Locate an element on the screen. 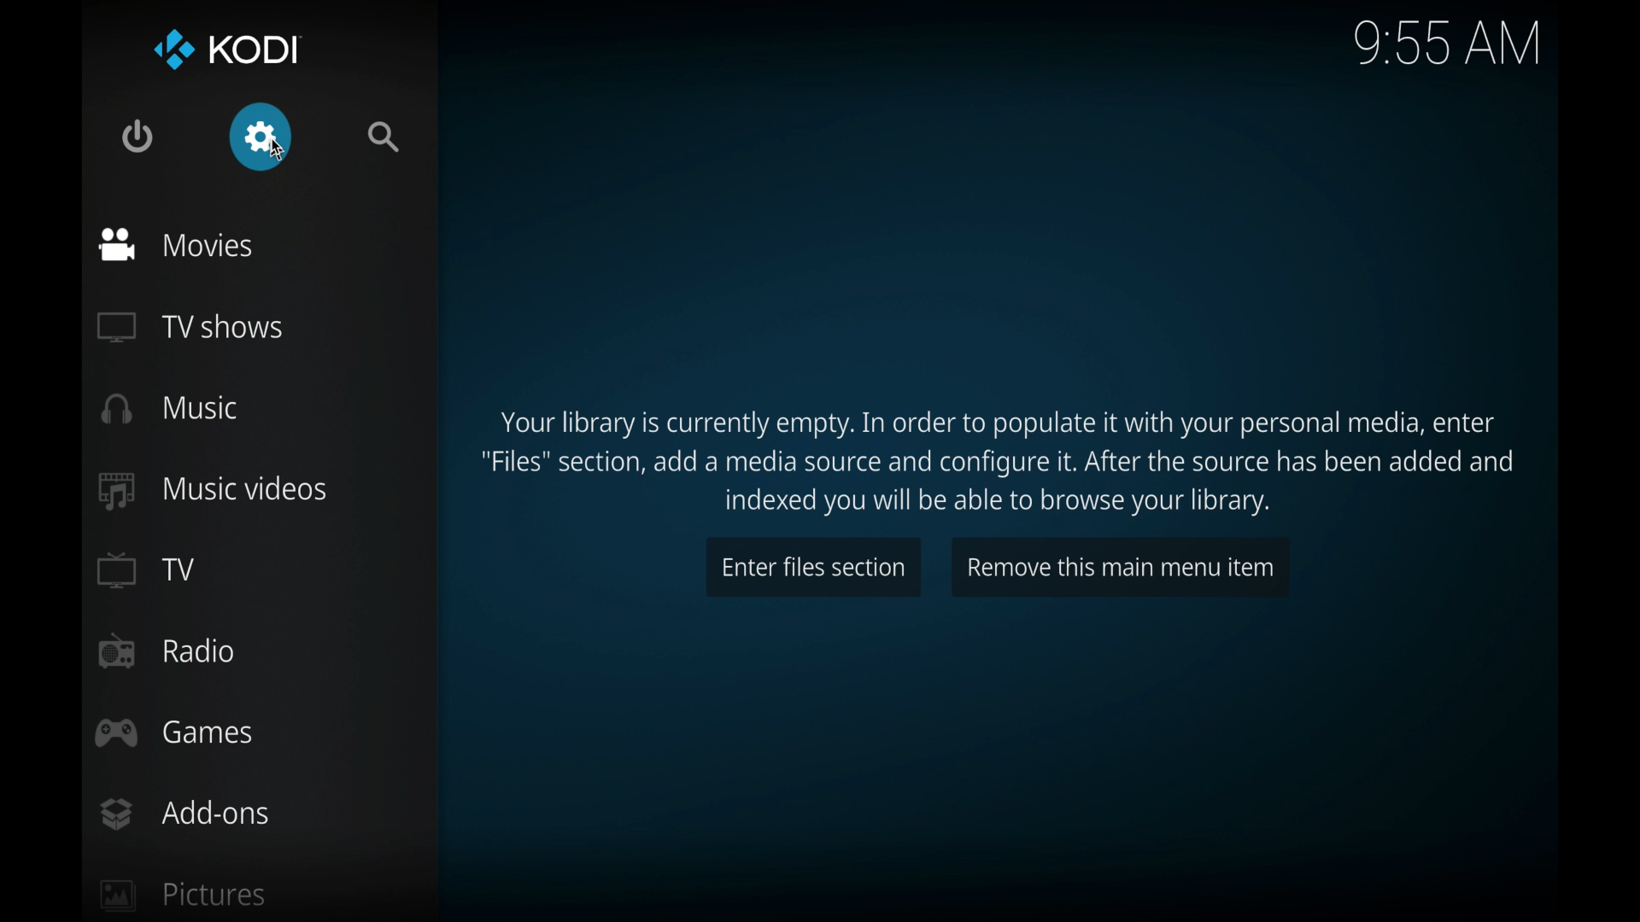 This screenshot has width=1640, height=922. enter files section is located at coordinates (814, 567).